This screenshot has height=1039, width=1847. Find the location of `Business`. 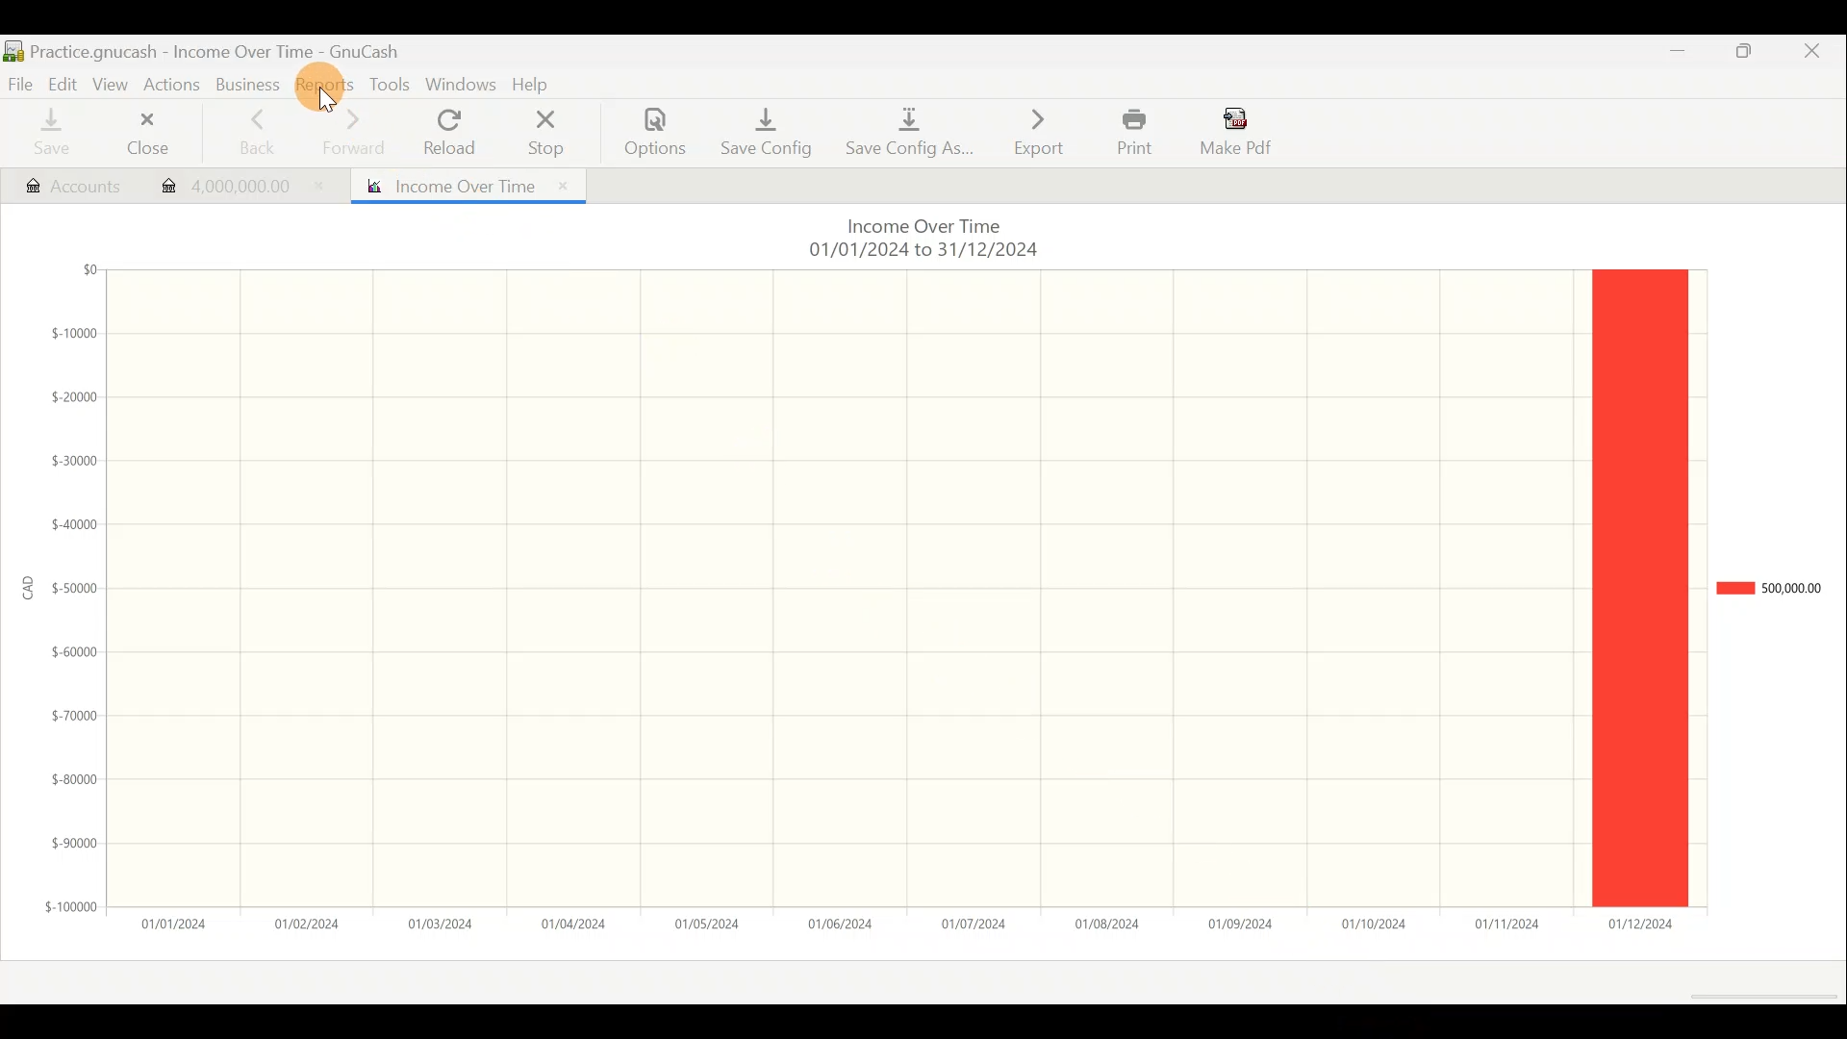

Business is located at coordinates (250, 87).